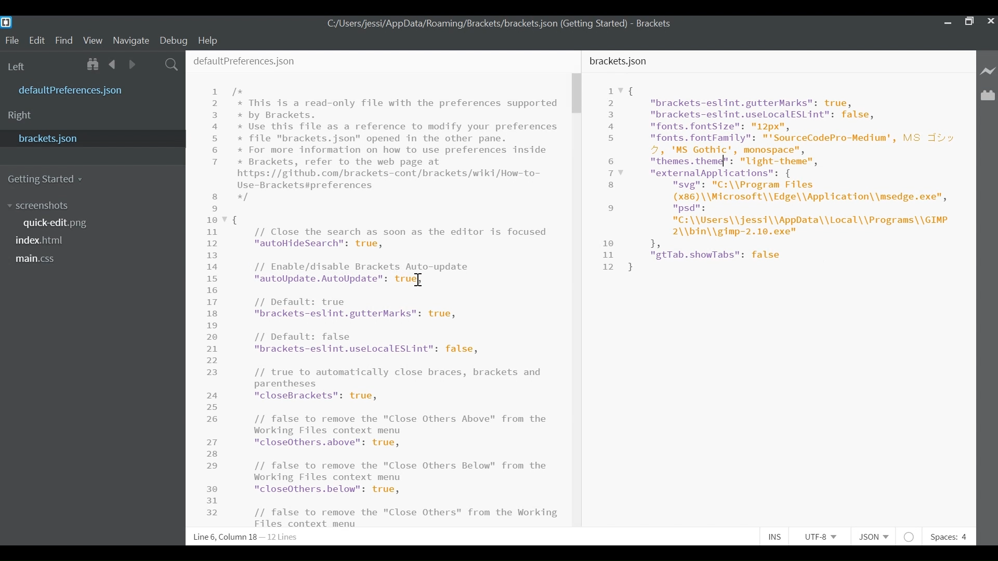 Image resolution: width=998 pixels, height=561 pixels. Describe the element at coordinates (9, 22) in the screenshot. I see `Brackets Desktop icon` at that location.